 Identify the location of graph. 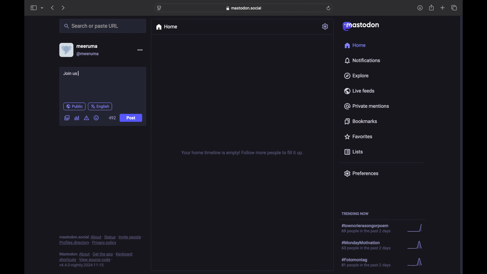
(415, 246).